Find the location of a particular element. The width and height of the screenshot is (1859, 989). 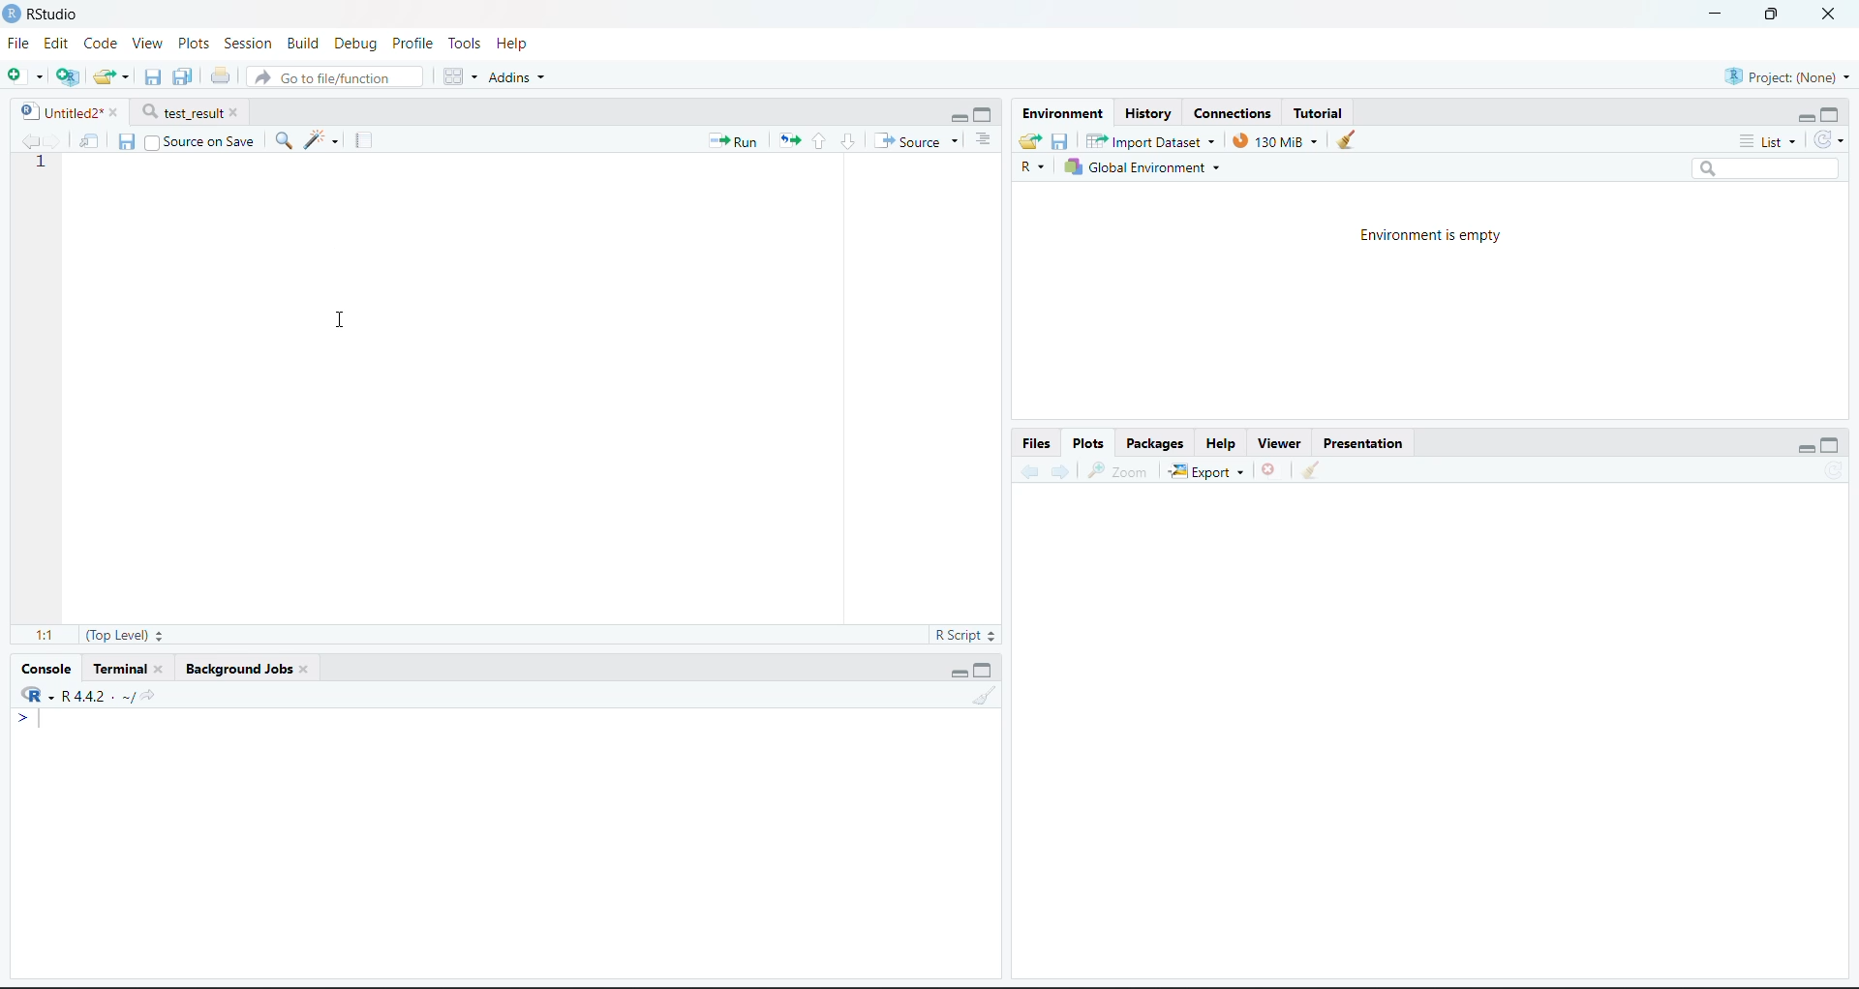

Go to next section/chunk (Ctrl + pgDn) is located at coordinates (847, 140).